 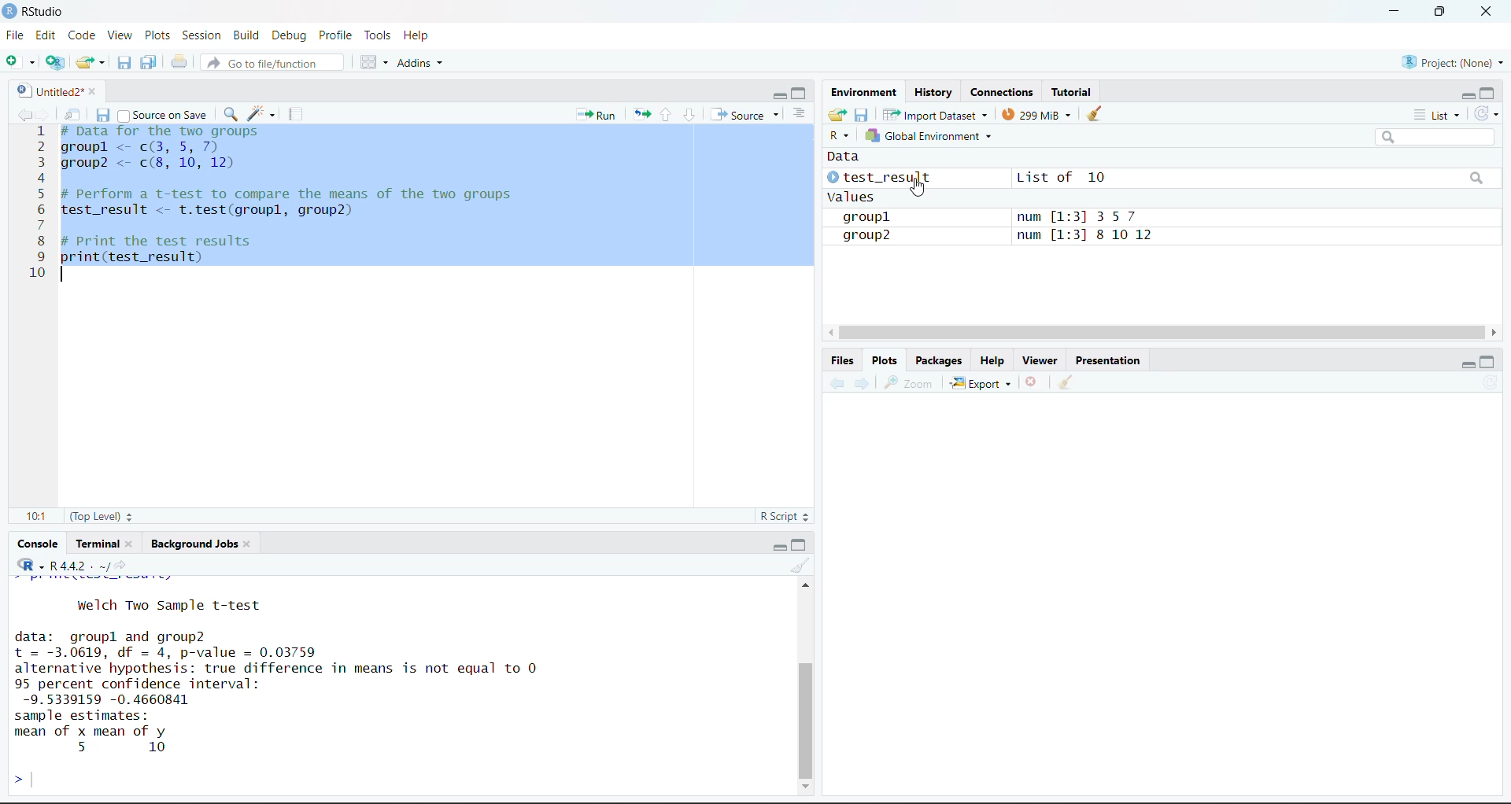 I want to click on Presentation, so click(x=1109, y=360).